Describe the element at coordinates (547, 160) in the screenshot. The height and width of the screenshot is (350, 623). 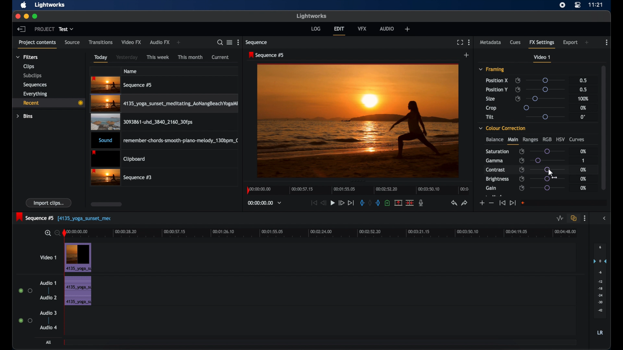
I see `slider` at that location.